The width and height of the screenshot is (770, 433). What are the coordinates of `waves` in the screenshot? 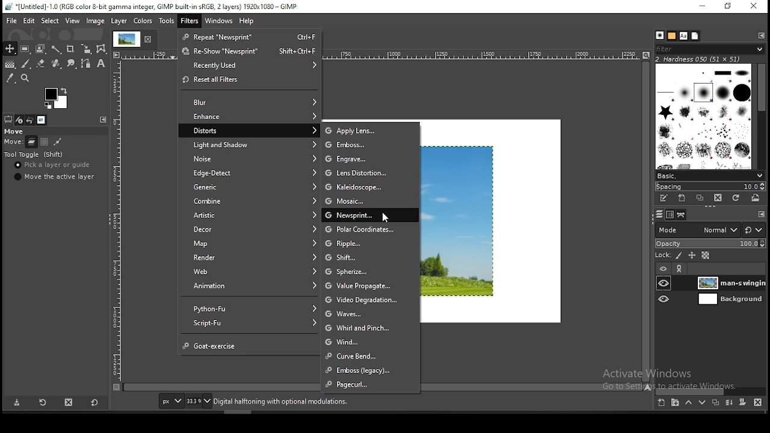 It's located at (369, 316).